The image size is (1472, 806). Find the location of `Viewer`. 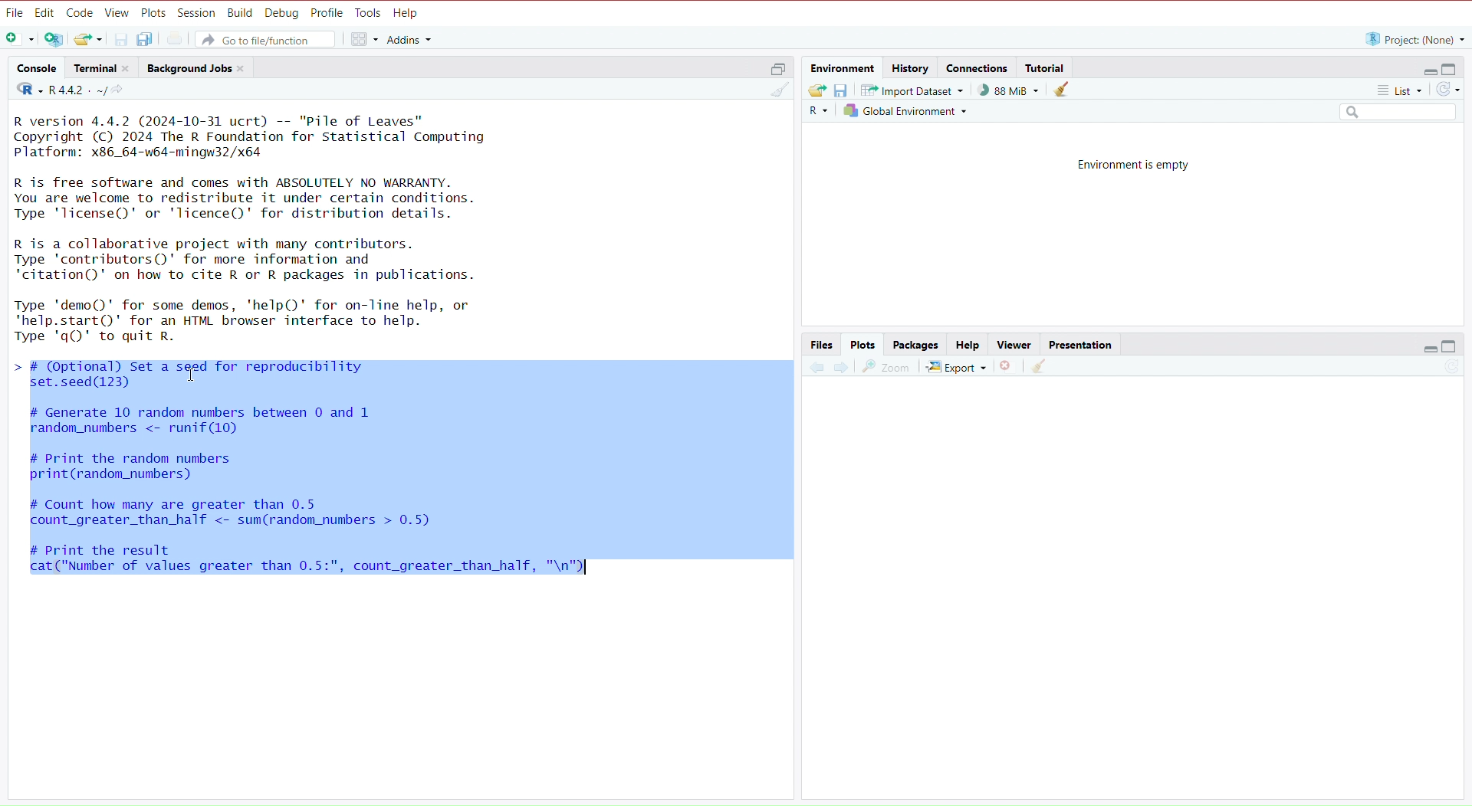

Viewer is located at coordinates (1016, 343).